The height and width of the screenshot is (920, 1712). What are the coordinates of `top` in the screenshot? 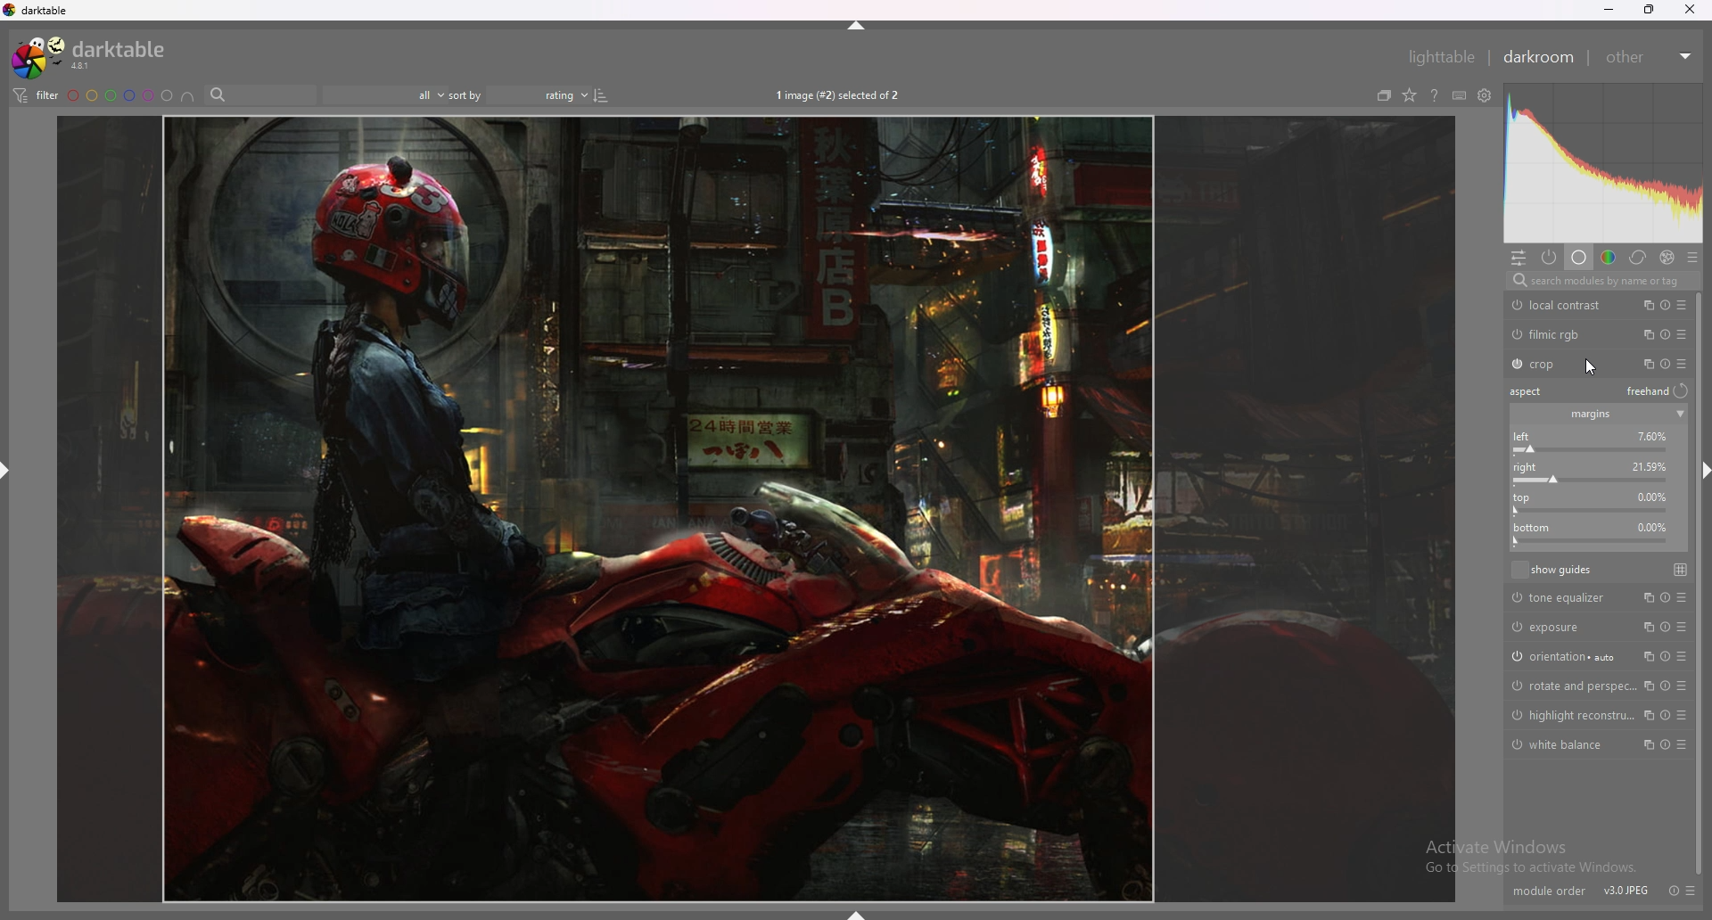 It's located at (1589, 503).